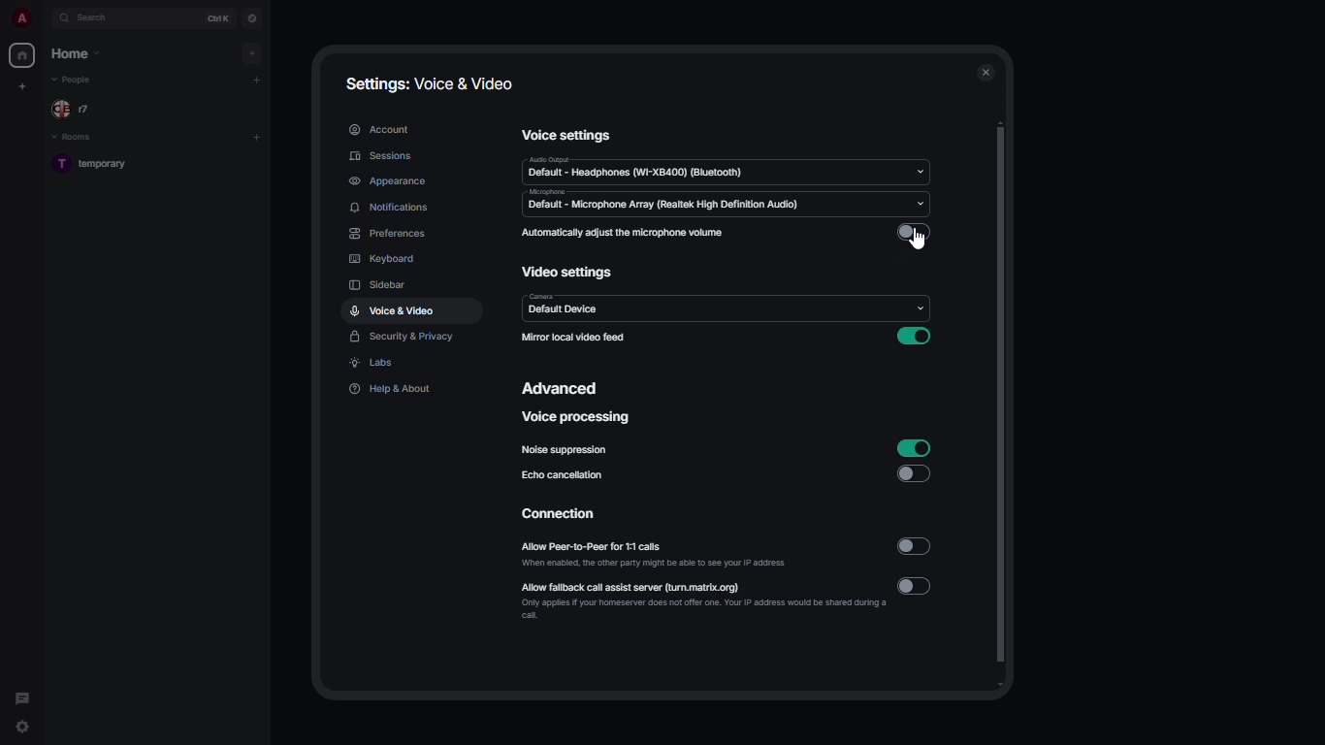  What do you see at coordinates (575, 417) in the screenshot?
I see `voice processing` at bounding box center [575, 417].